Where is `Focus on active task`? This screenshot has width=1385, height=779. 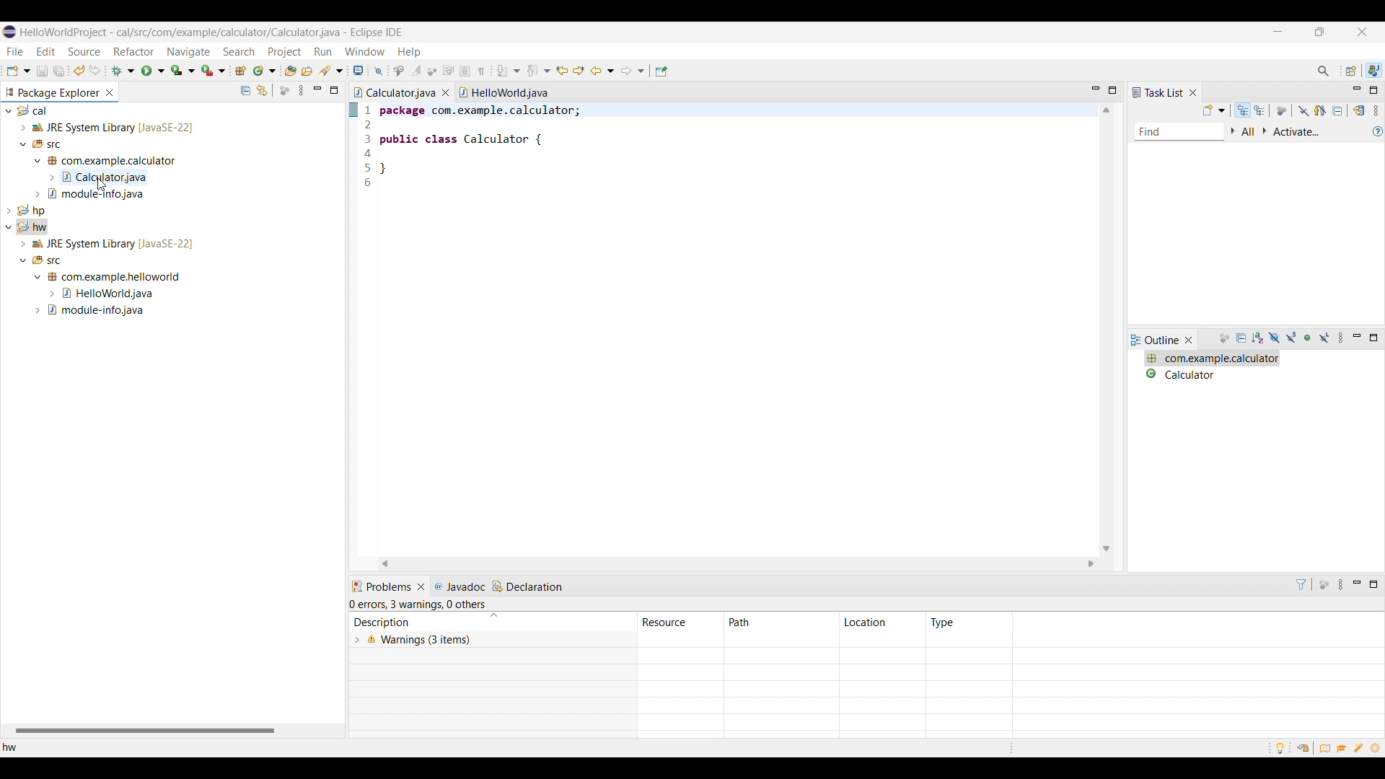
Focus on active task is located at coordinates (1224, 339).